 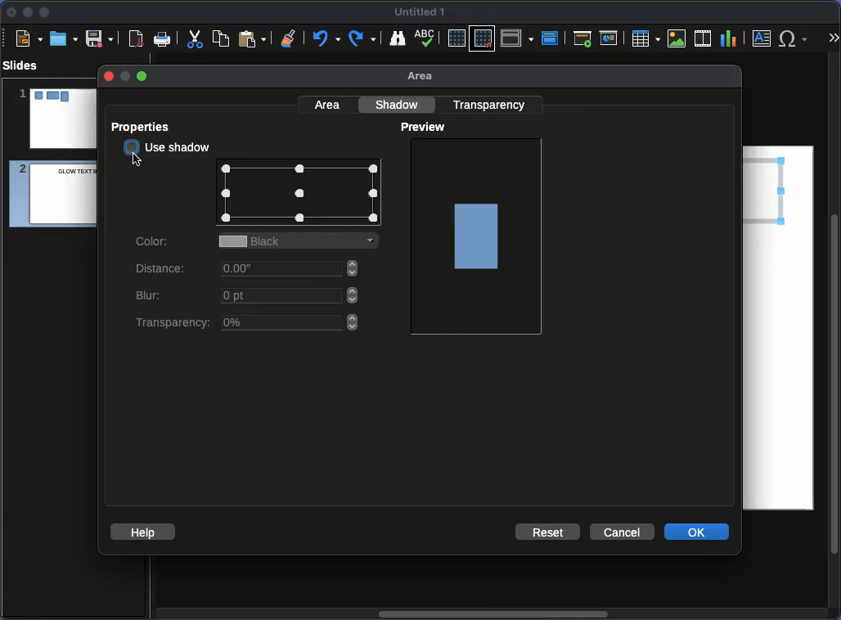 What do you see at coordinates (677, 38) in the screenshot?
I see `Image` at bounding box center [677, 38].